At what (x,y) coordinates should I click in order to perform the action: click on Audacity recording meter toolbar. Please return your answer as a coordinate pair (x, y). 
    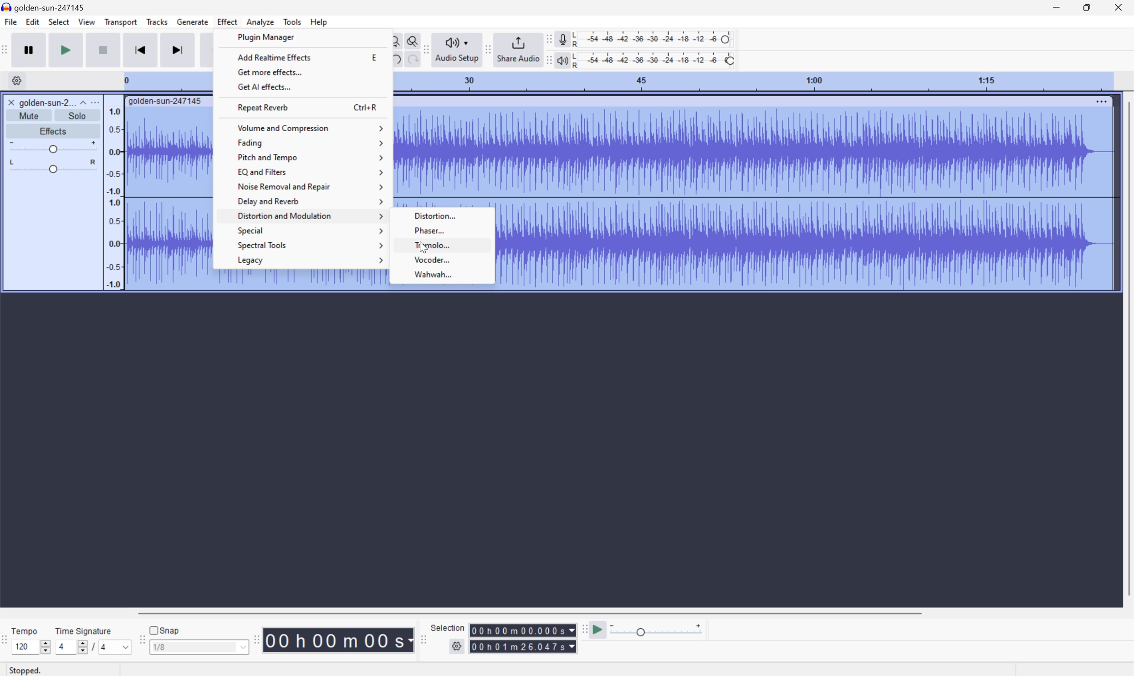
    Looking at the image, I should click on (547, 39).